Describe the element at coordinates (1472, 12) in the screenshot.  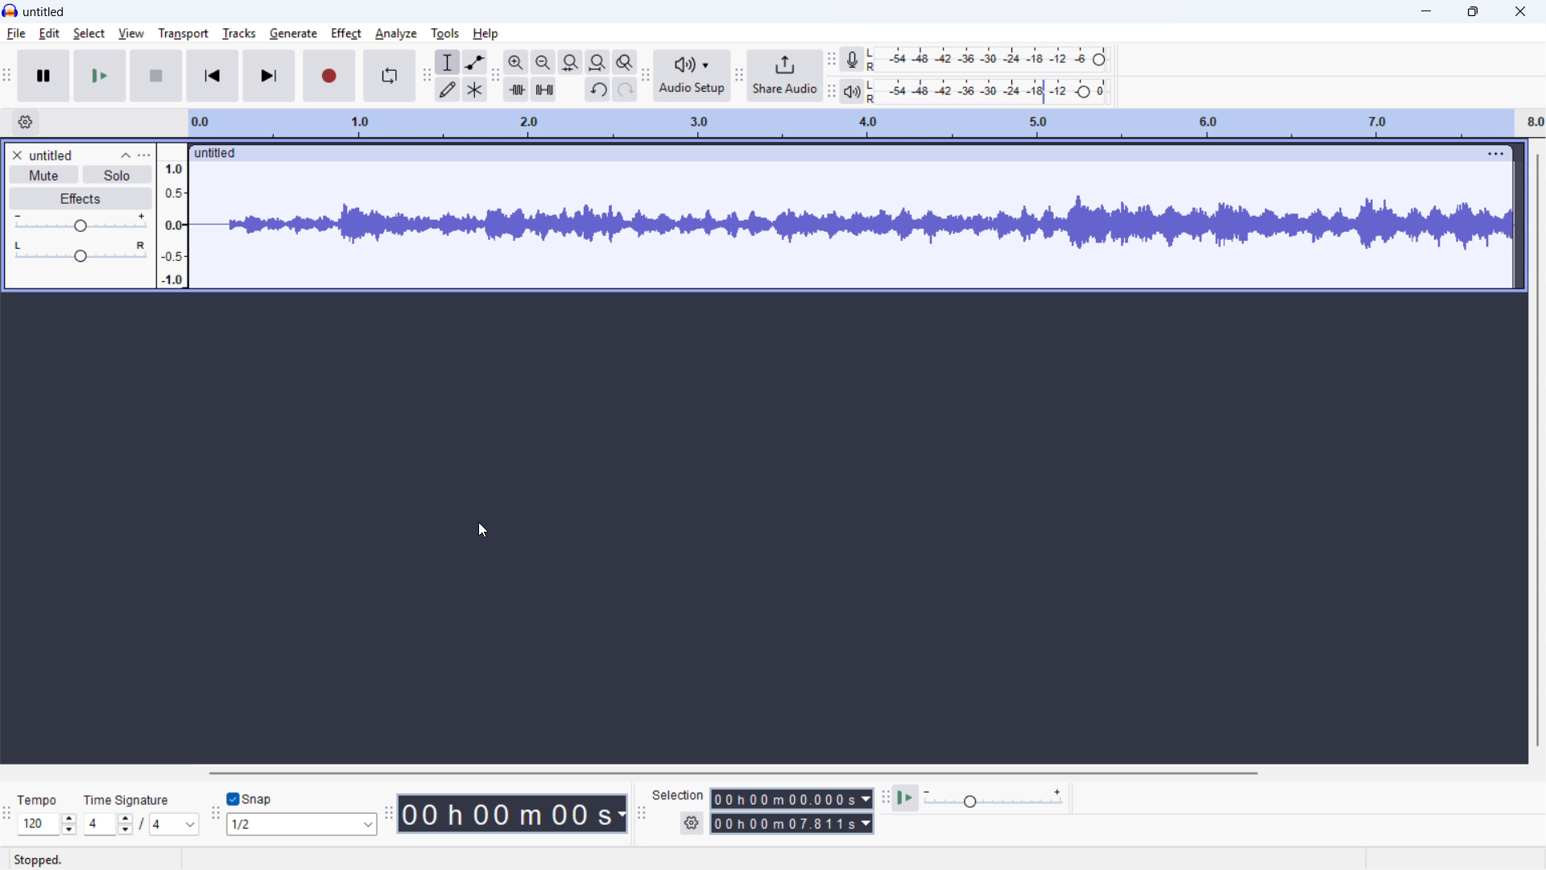
I see `Maximise ` at that location.